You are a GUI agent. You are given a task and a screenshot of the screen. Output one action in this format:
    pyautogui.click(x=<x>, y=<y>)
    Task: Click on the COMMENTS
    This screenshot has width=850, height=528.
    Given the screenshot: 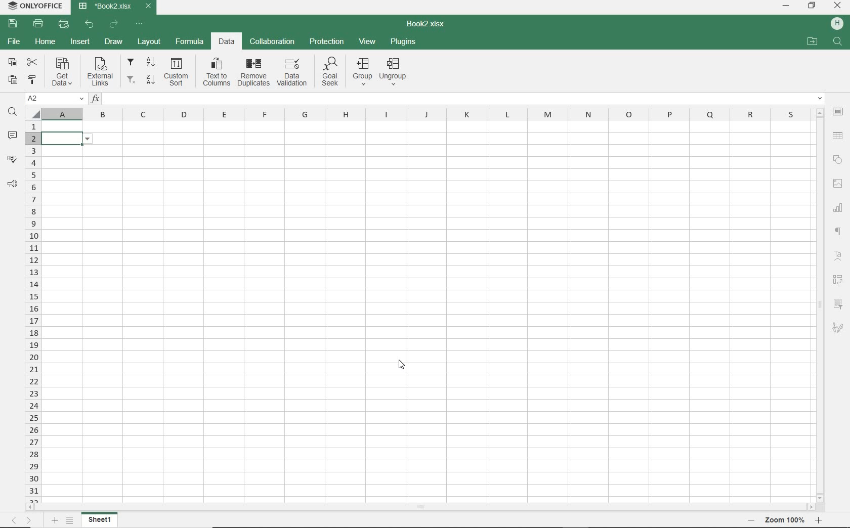 What is the action you would take?
    pyautogui.click(x=11, y=136)
    